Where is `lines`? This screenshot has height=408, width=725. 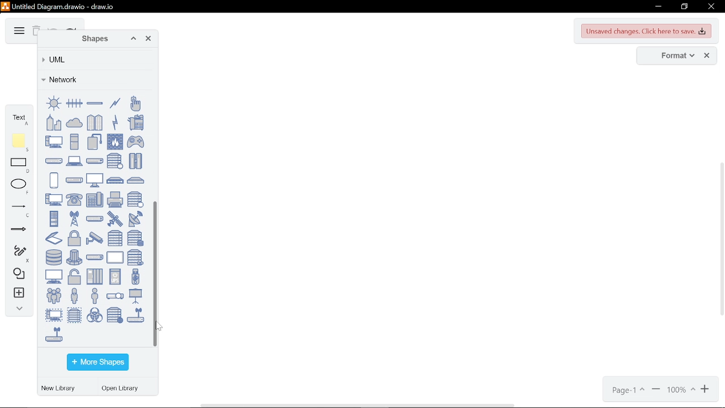 lines is located at coordinates (19, 210).